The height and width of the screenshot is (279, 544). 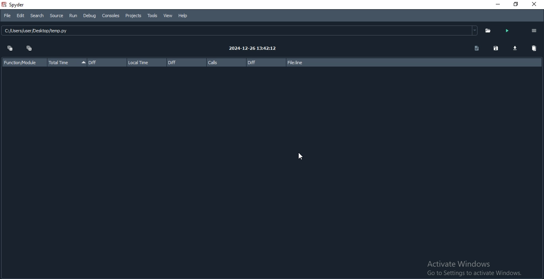 I want to click on cursor, so click(x=301, y=157).